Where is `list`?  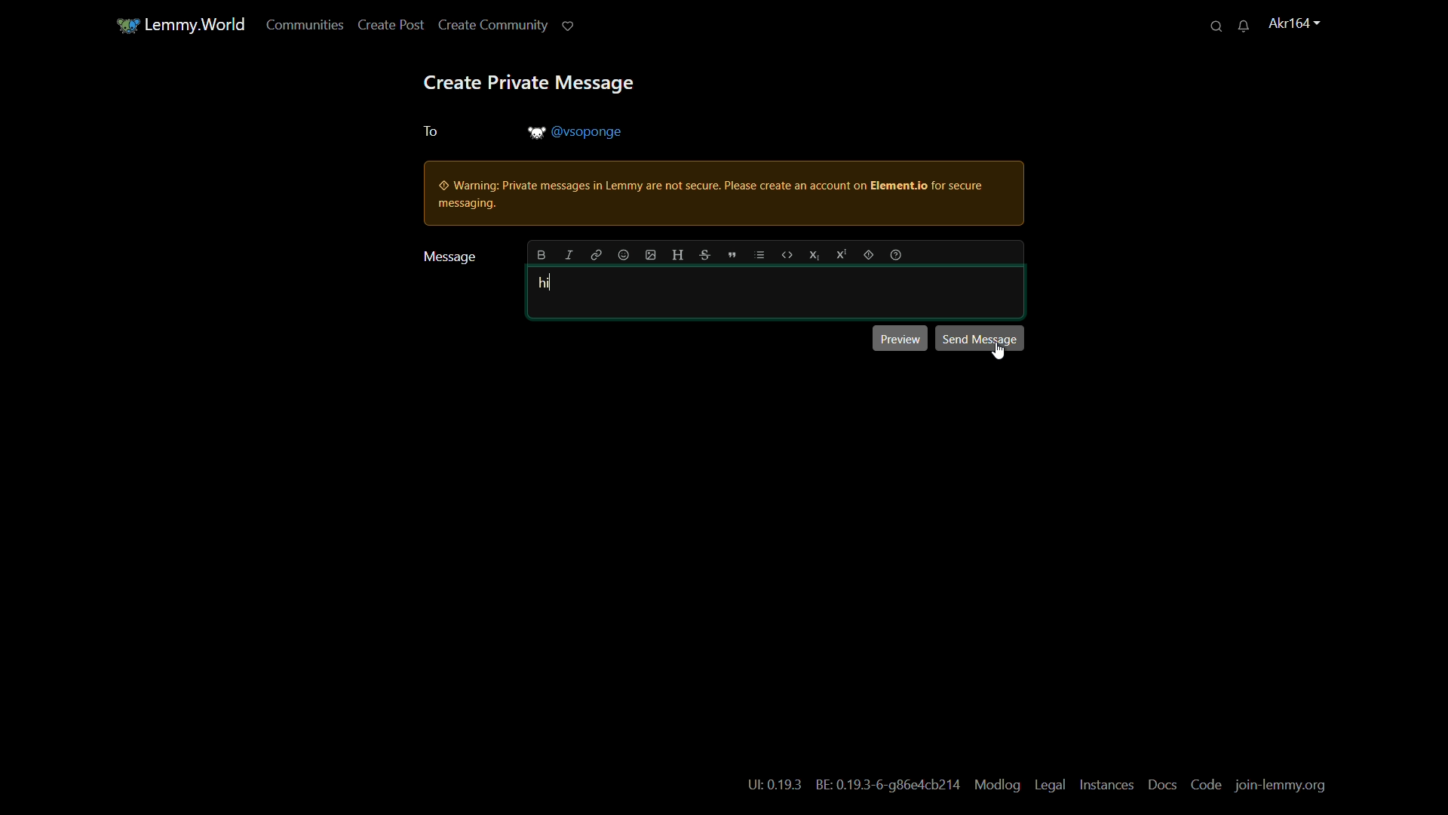 list is located at coordinates (761, 254).